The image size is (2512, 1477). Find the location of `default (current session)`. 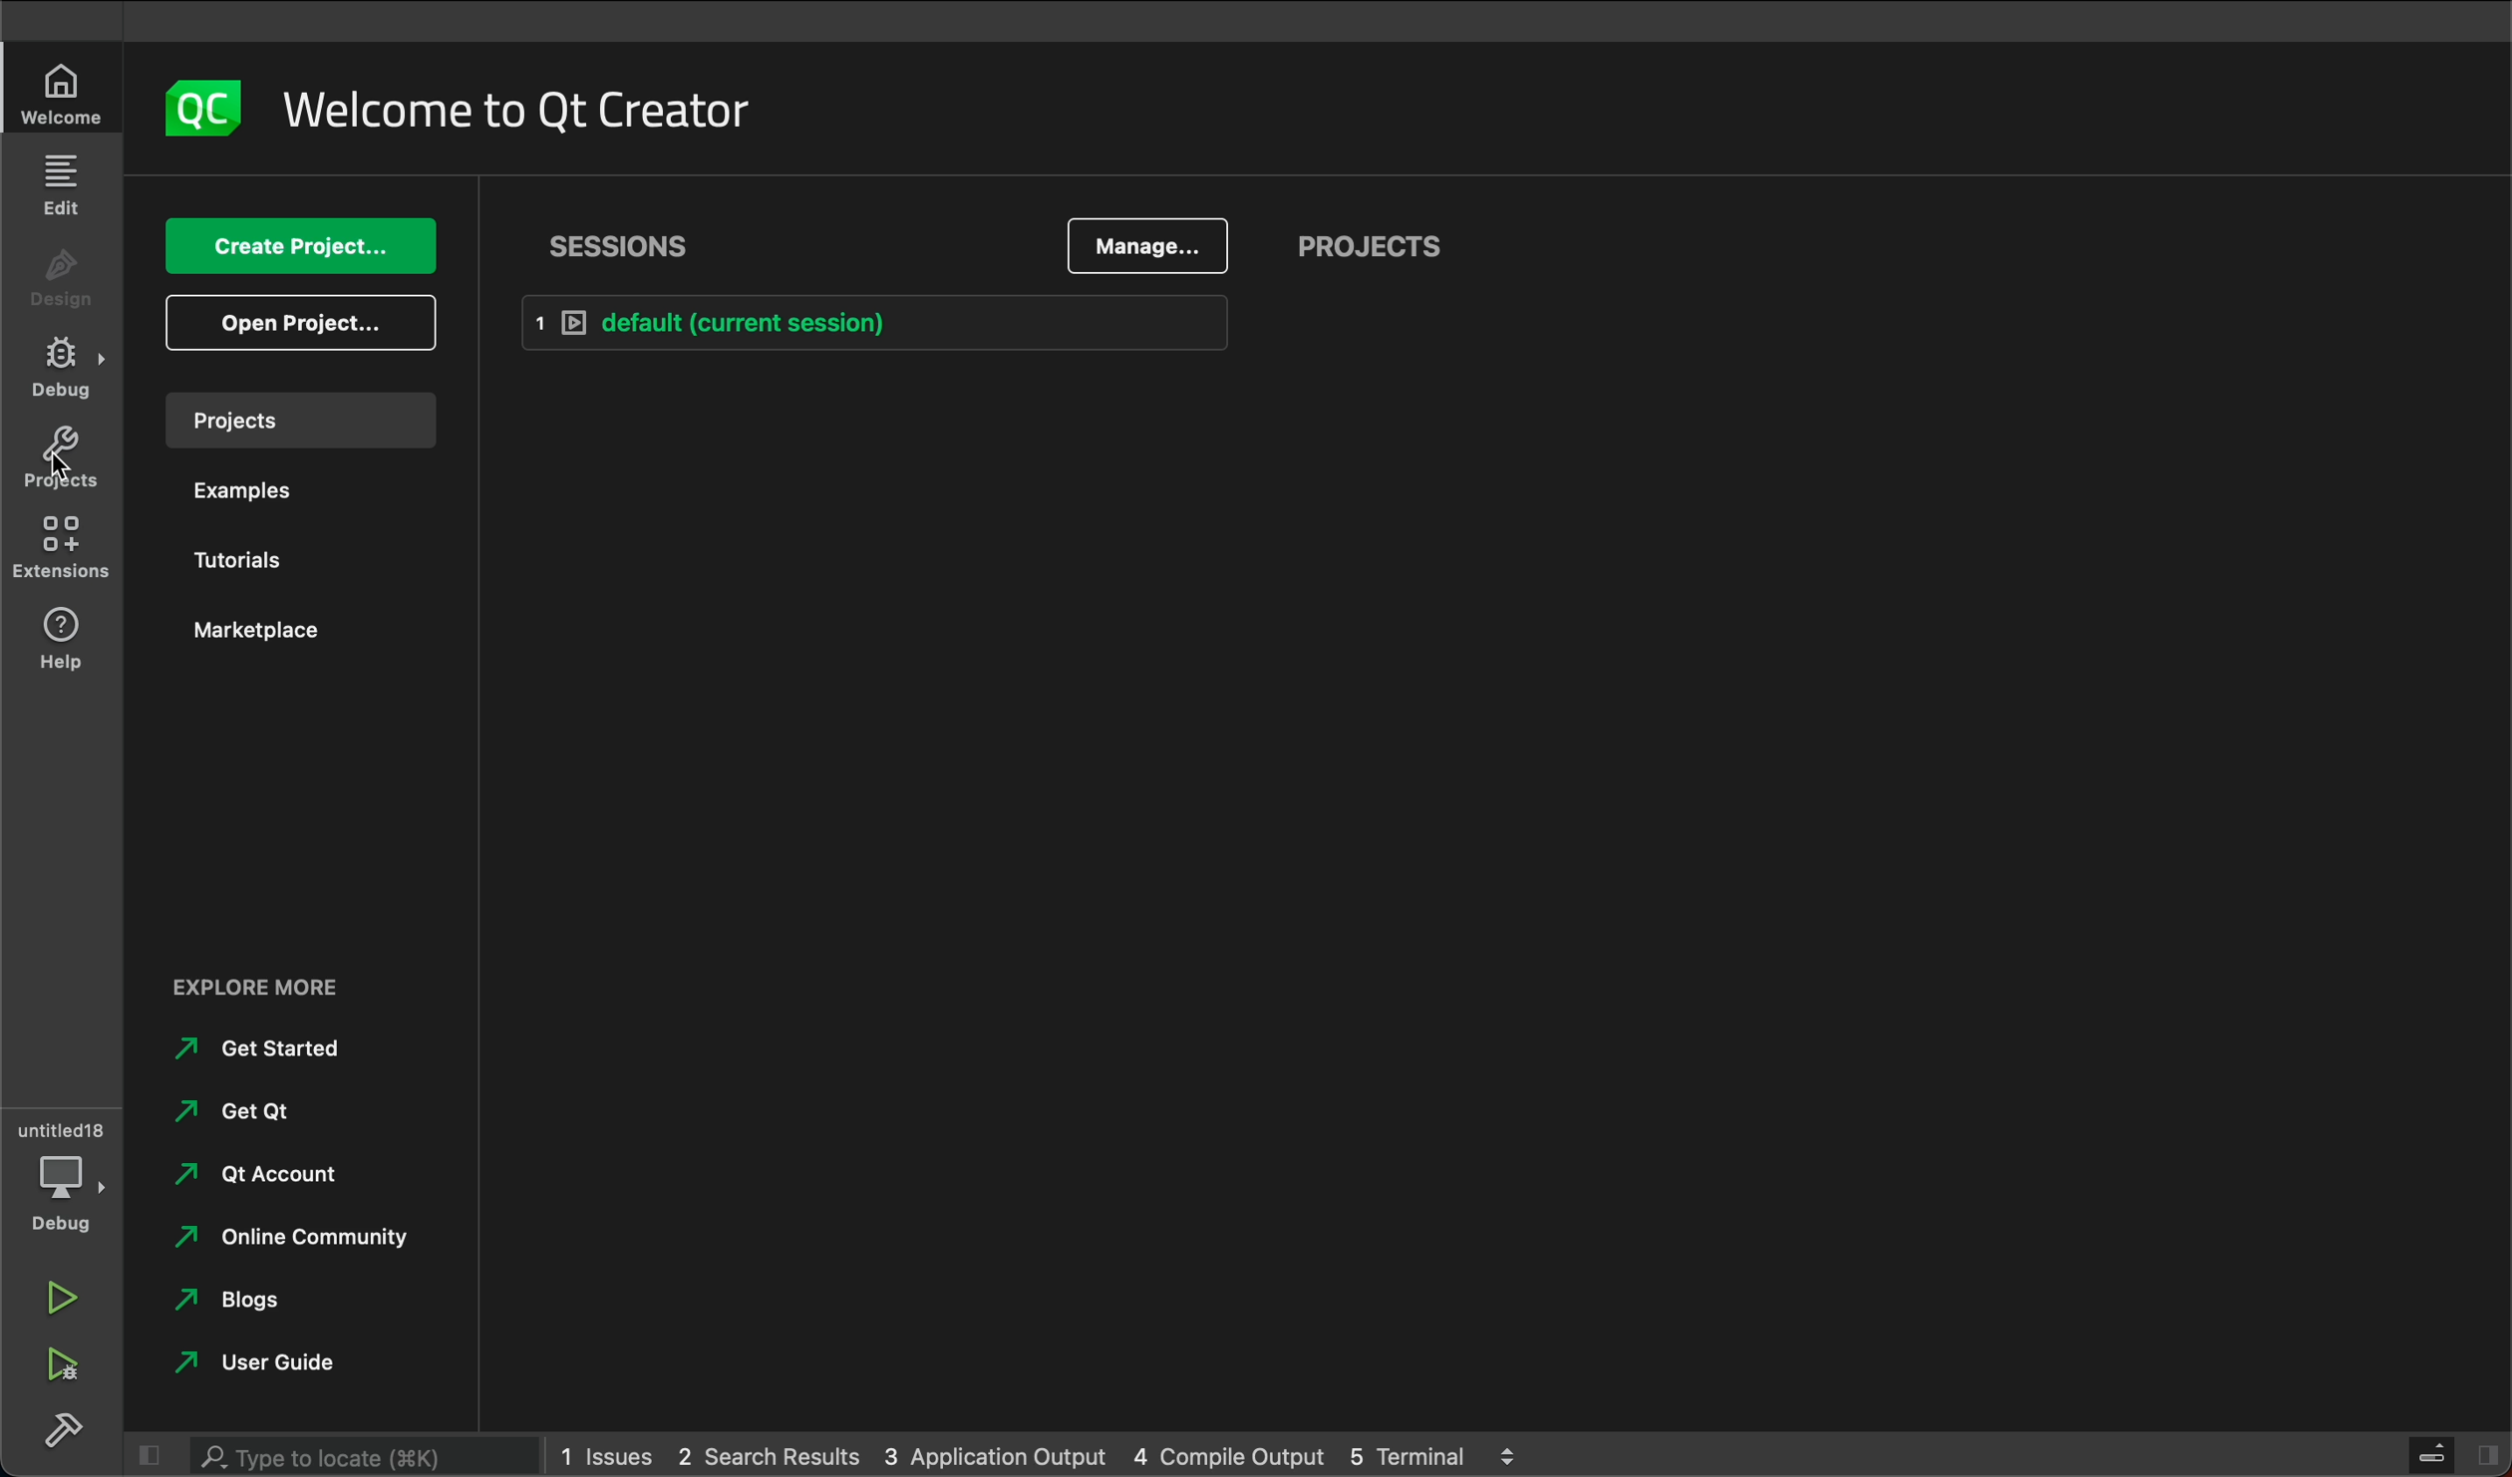

default (current session) is located at coordinates (873, 321).